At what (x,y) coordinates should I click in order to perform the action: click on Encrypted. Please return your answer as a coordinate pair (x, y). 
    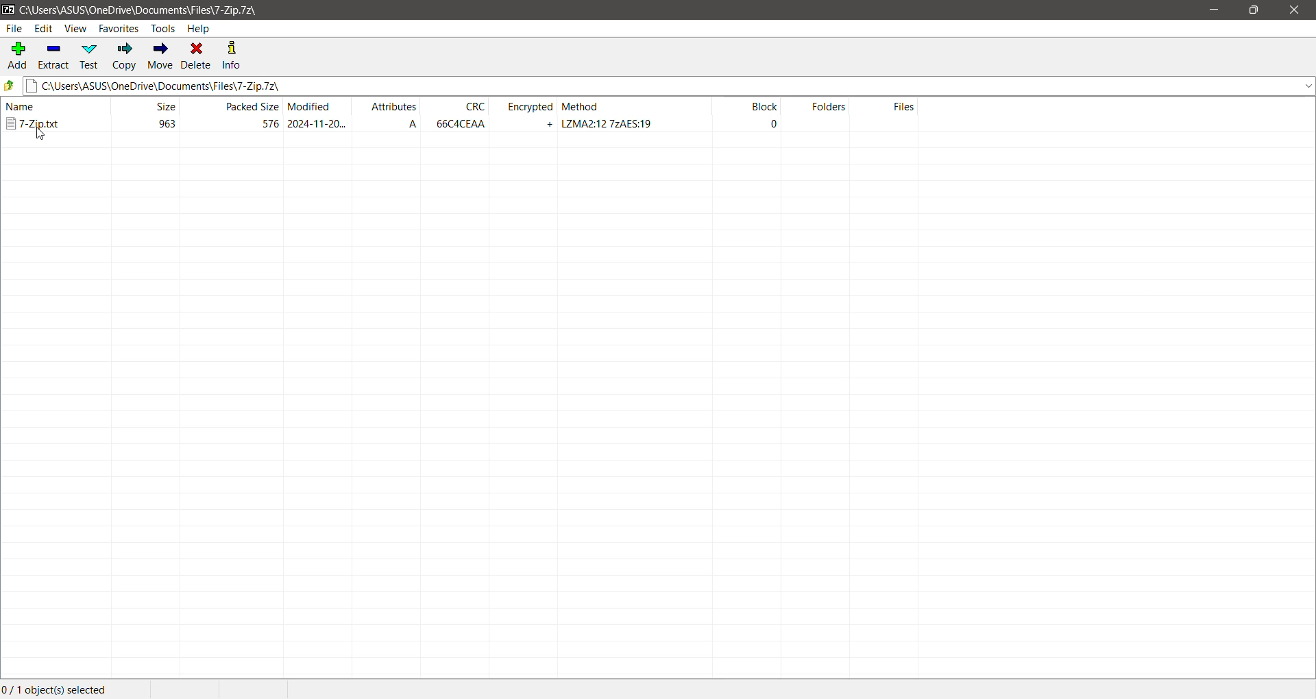
    Looking at the image, I should click on (527, 114).